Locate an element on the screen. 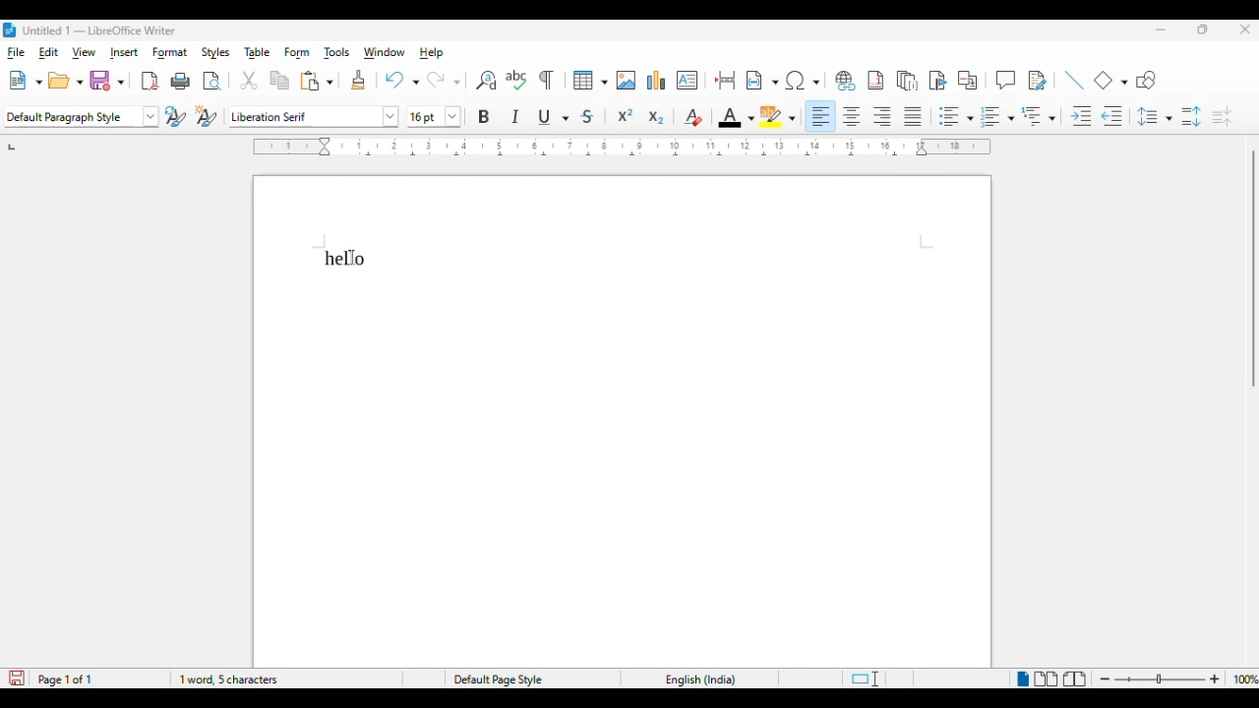  the document has been modified is located at coordinates (17, 678).